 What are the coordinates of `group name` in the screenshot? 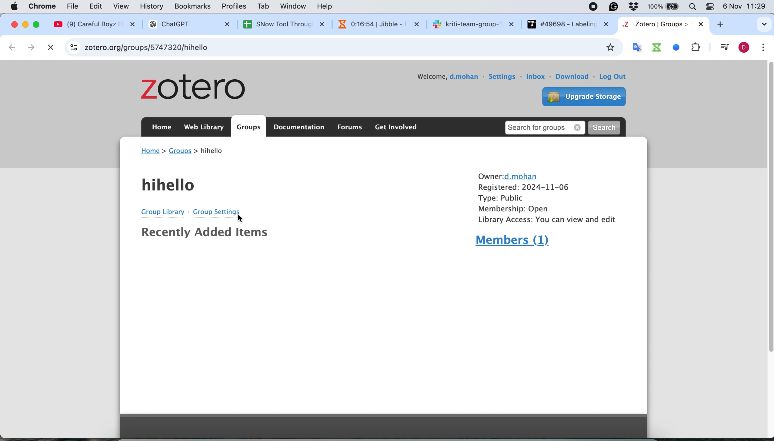 It's located at (211, 151).